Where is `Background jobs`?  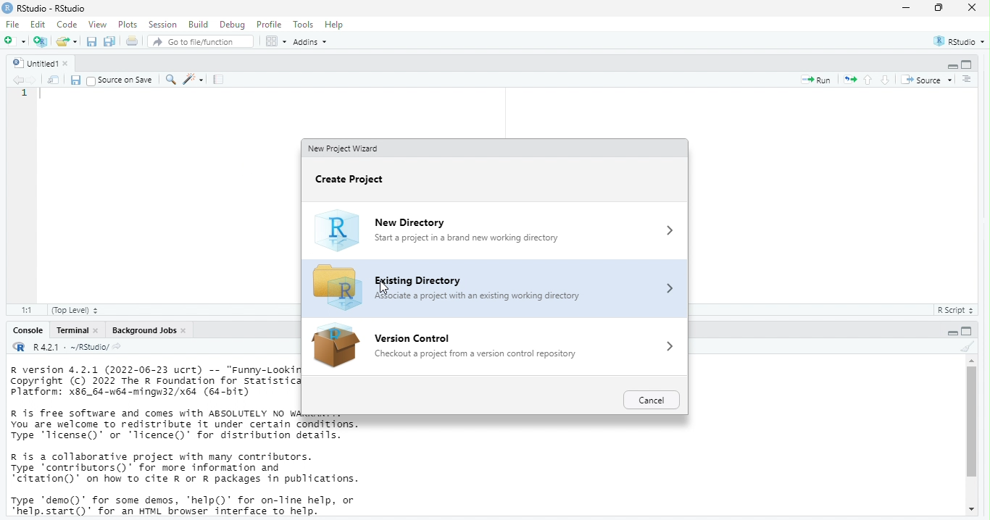
Background jobs is located at coordinates (142, 330).